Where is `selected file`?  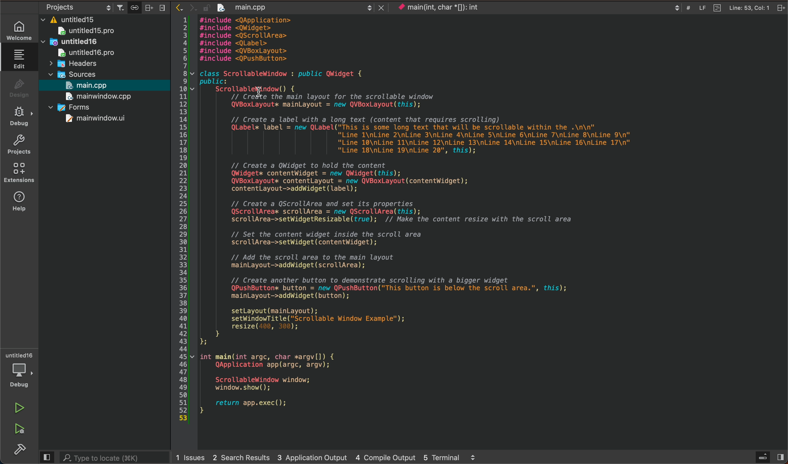 selected file is located at coordinates (103, 86).